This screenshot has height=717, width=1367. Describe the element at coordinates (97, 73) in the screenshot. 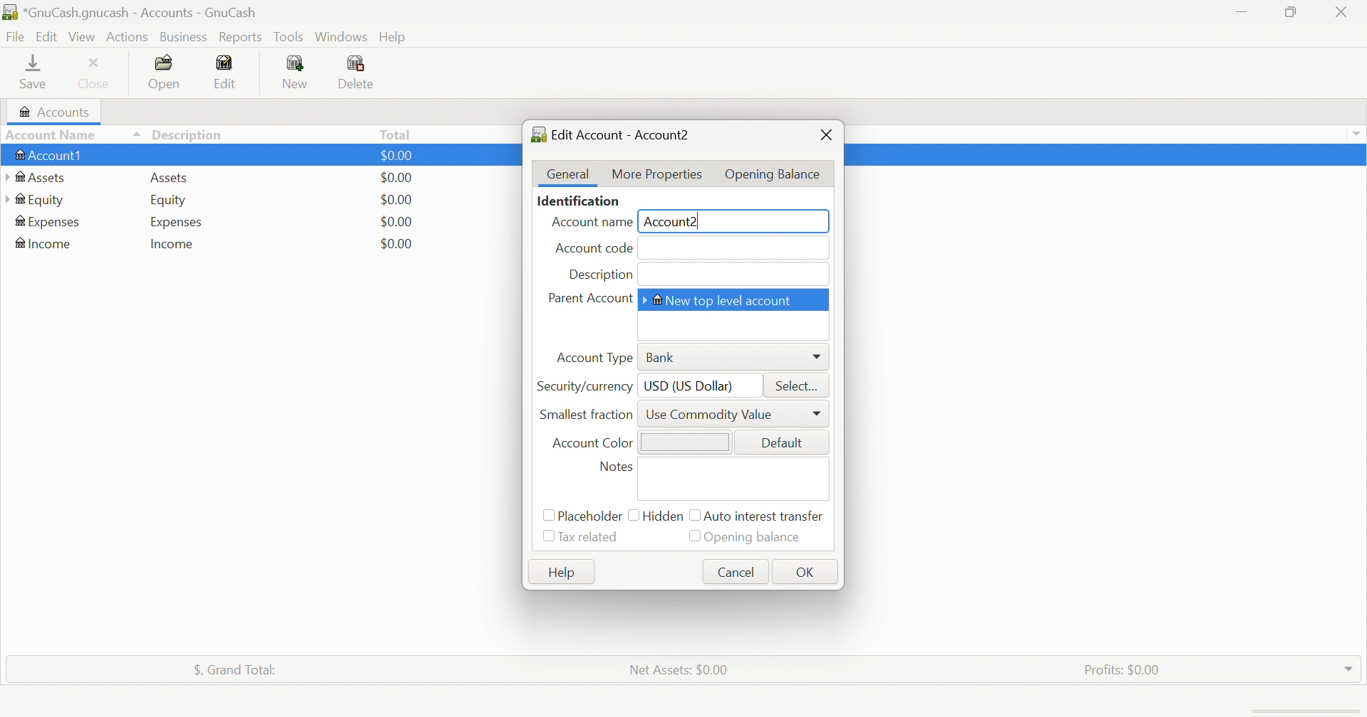

I see `Close` at that location.